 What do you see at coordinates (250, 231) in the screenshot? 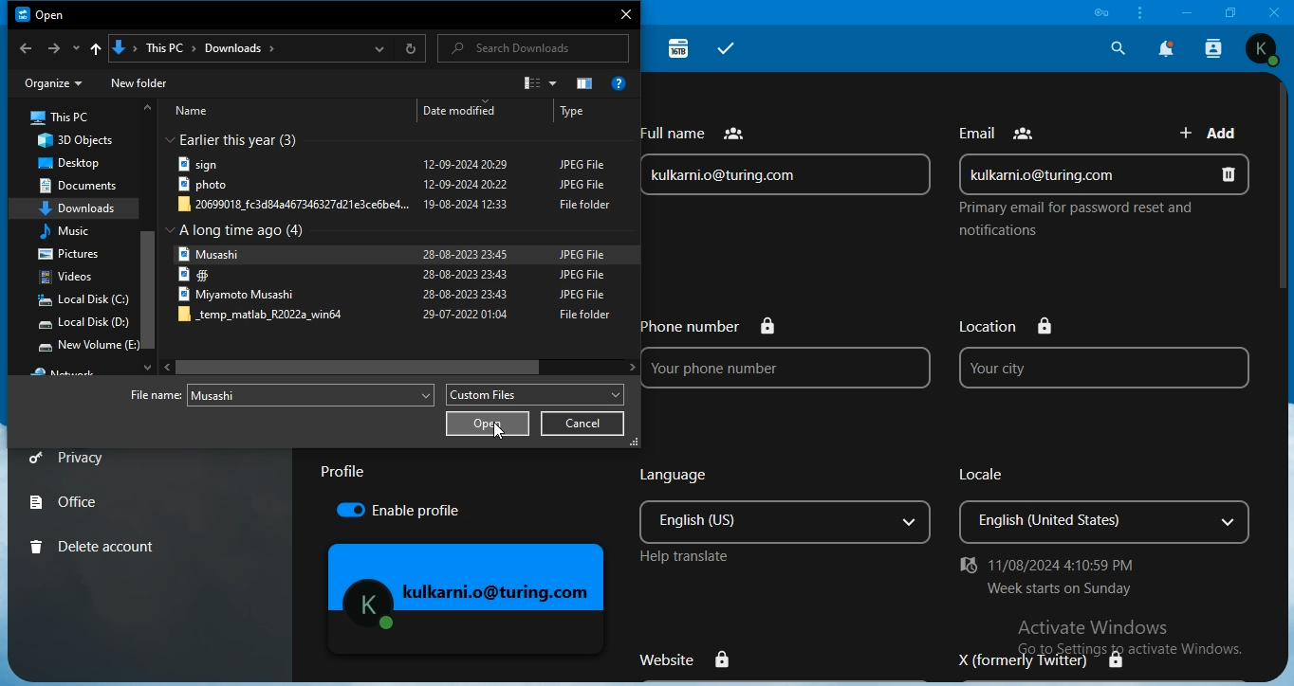
I see `text` at bounding box center [250, 231].